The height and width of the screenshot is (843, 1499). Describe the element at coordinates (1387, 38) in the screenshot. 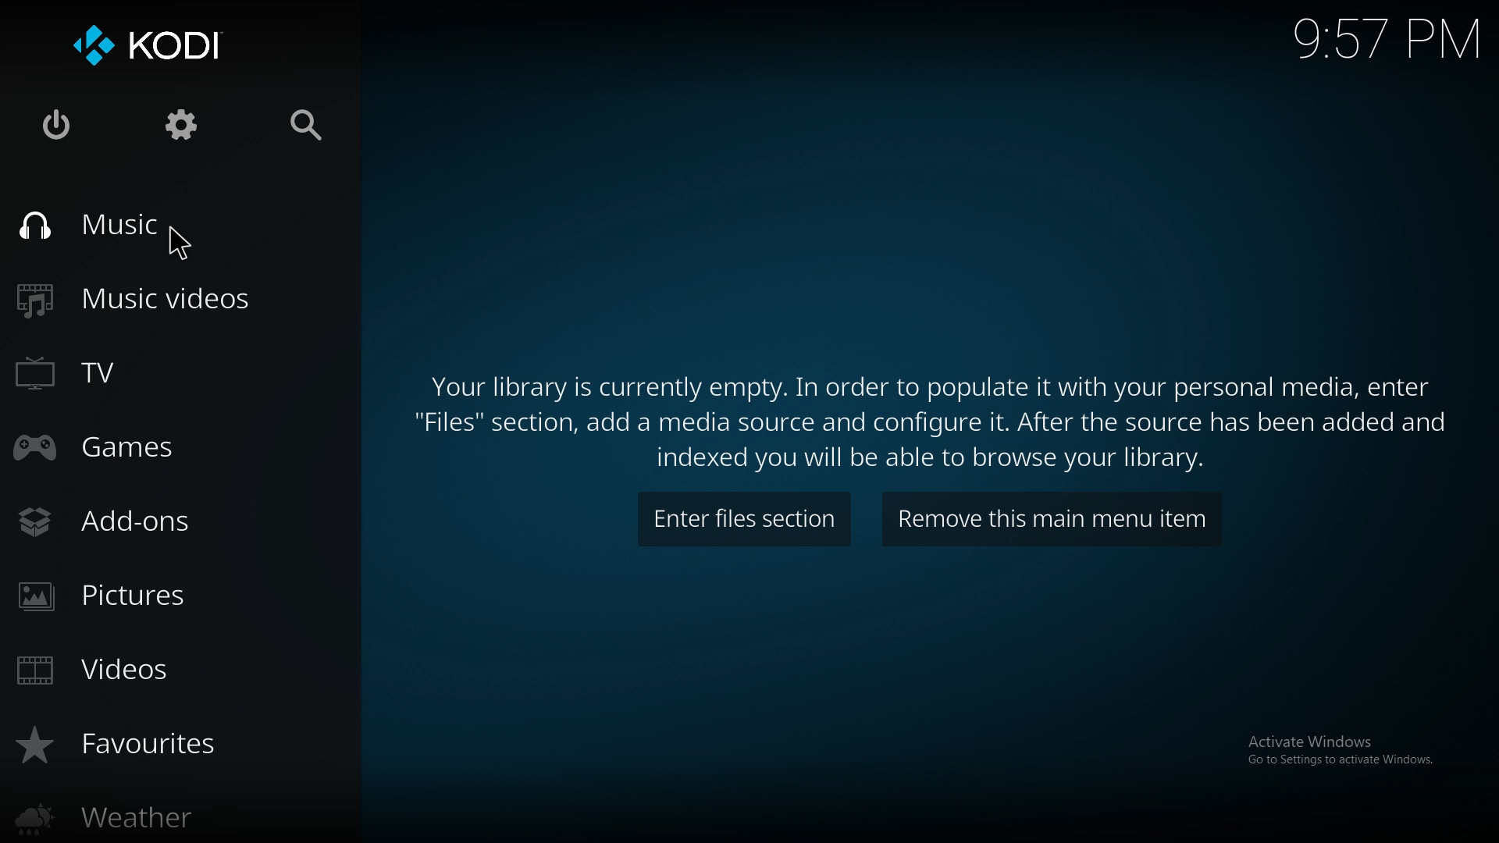

I see `time` at that location.